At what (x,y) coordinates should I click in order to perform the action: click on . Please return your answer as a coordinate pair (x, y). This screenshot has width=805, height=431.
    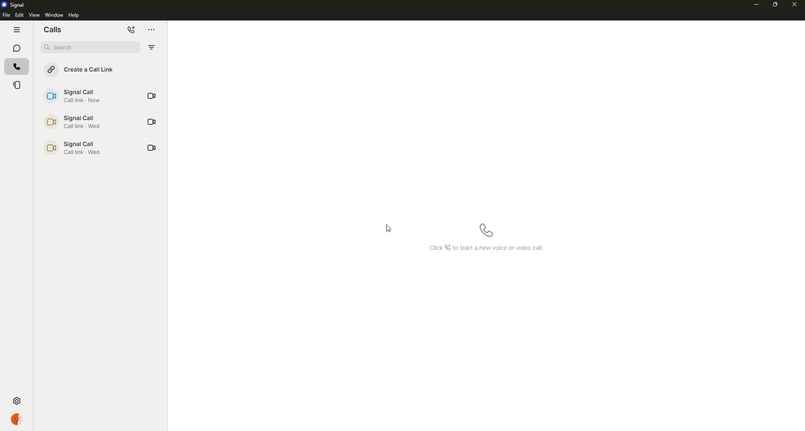
    Looking at the image, I should click on (753, 4).